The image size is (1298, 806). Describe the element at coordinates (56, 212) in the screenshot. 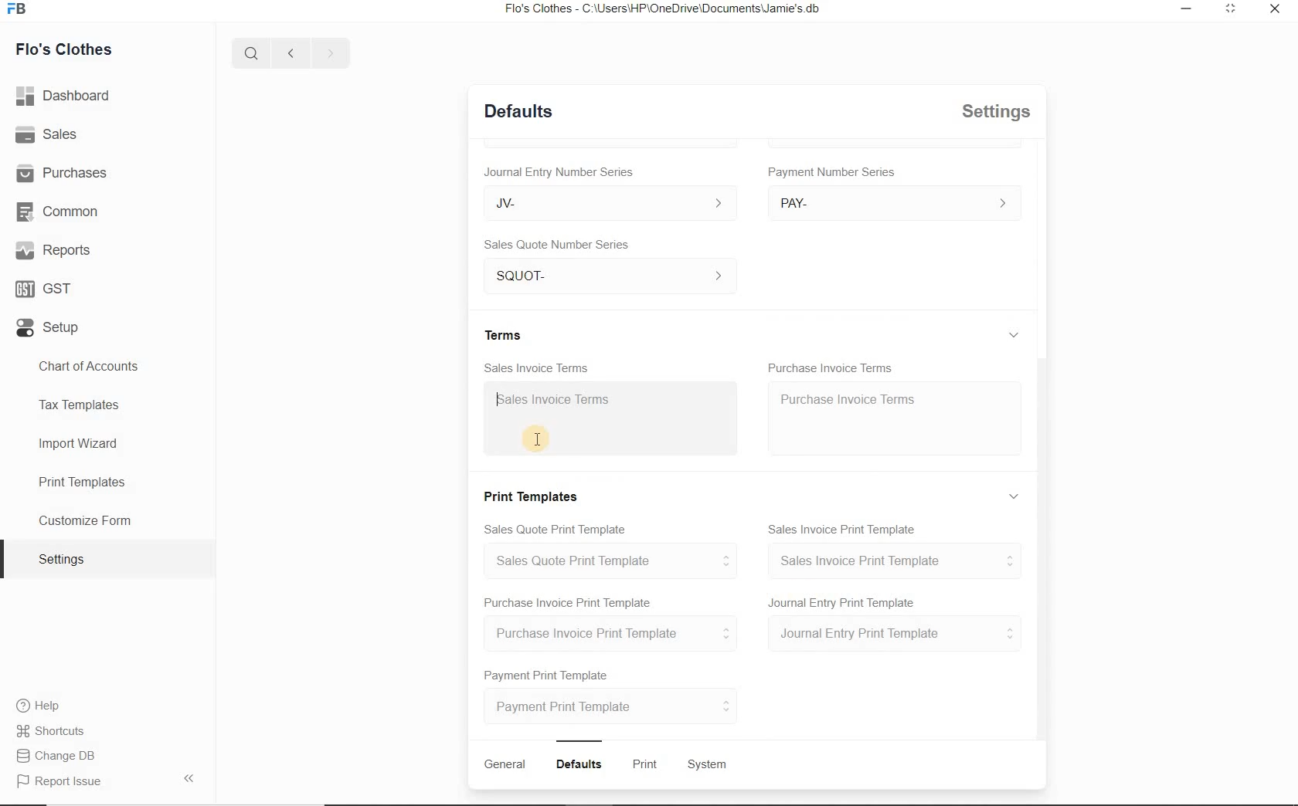

I see `Common` at that location.